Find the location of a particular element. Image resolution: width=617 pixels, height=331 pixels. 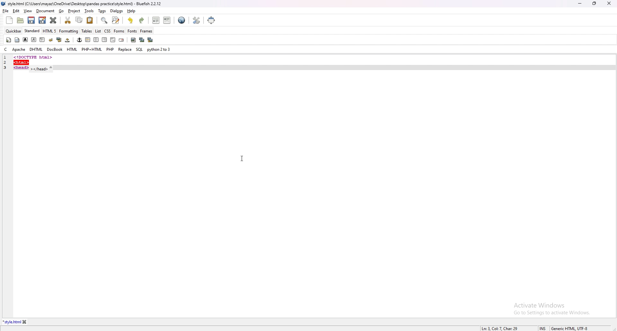

break and clear is located at coordinates (58, 40).